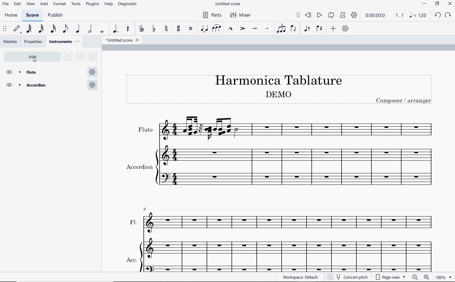  Describe the element at coordinates (51, 85) in the screenshot. I see `Accordion` at that location.